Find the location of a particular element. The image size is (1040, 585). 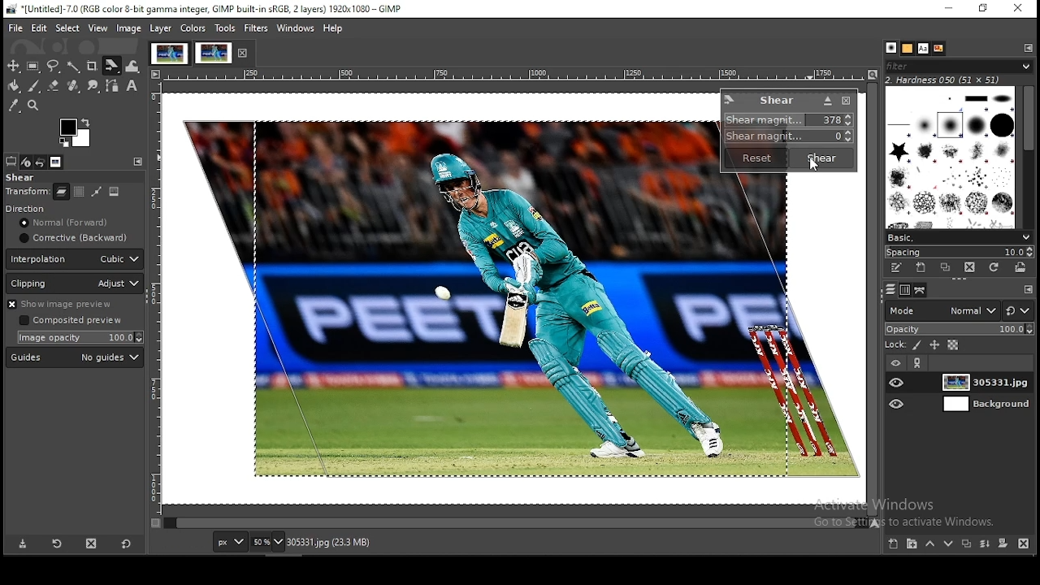

filters is located at coordinates (255, 28).